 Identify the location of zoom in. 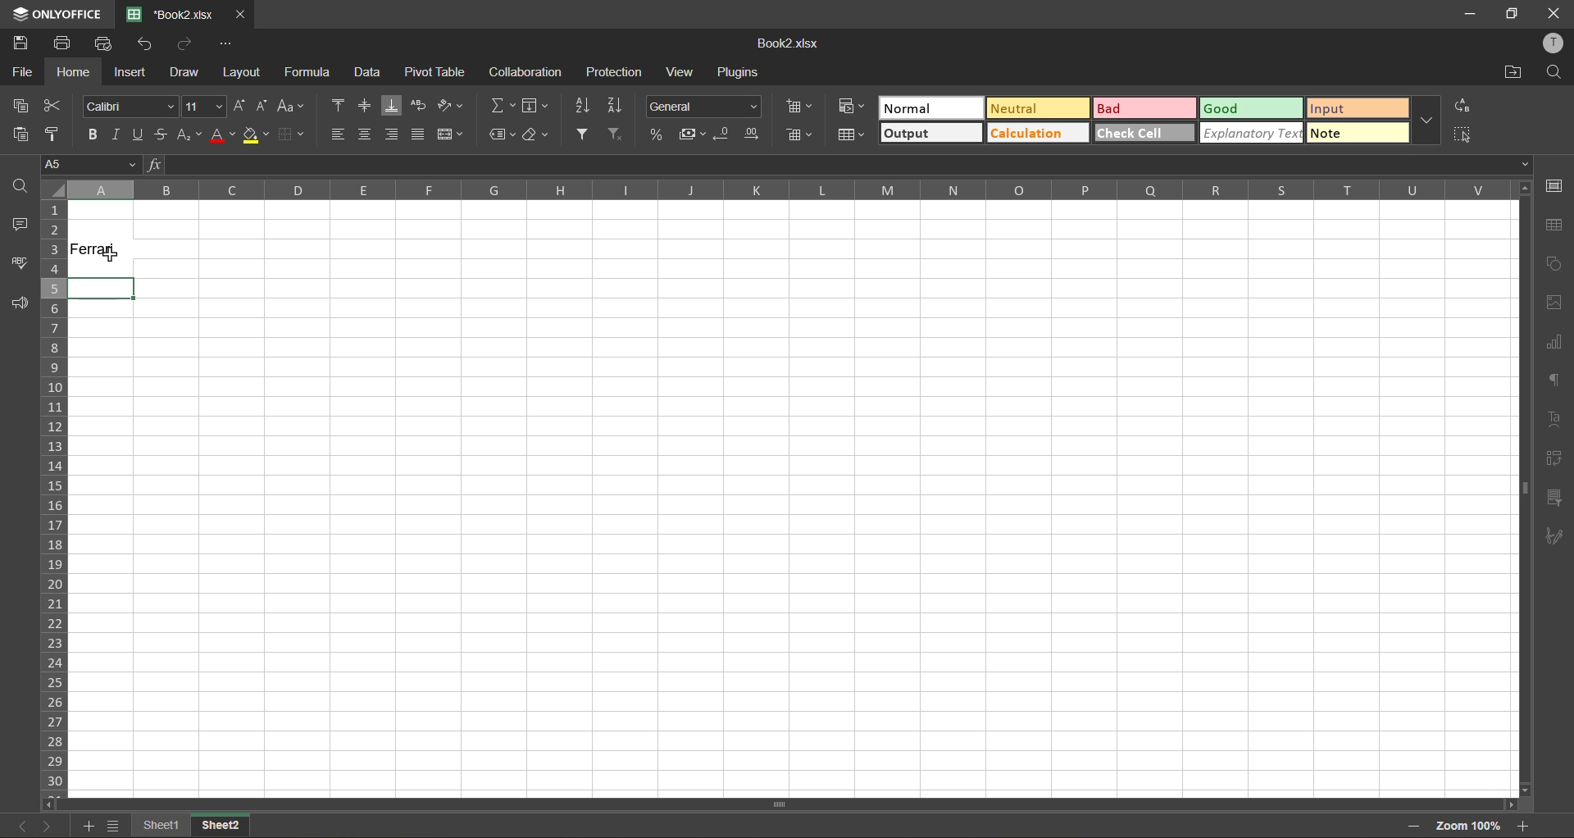
(1526, 826).